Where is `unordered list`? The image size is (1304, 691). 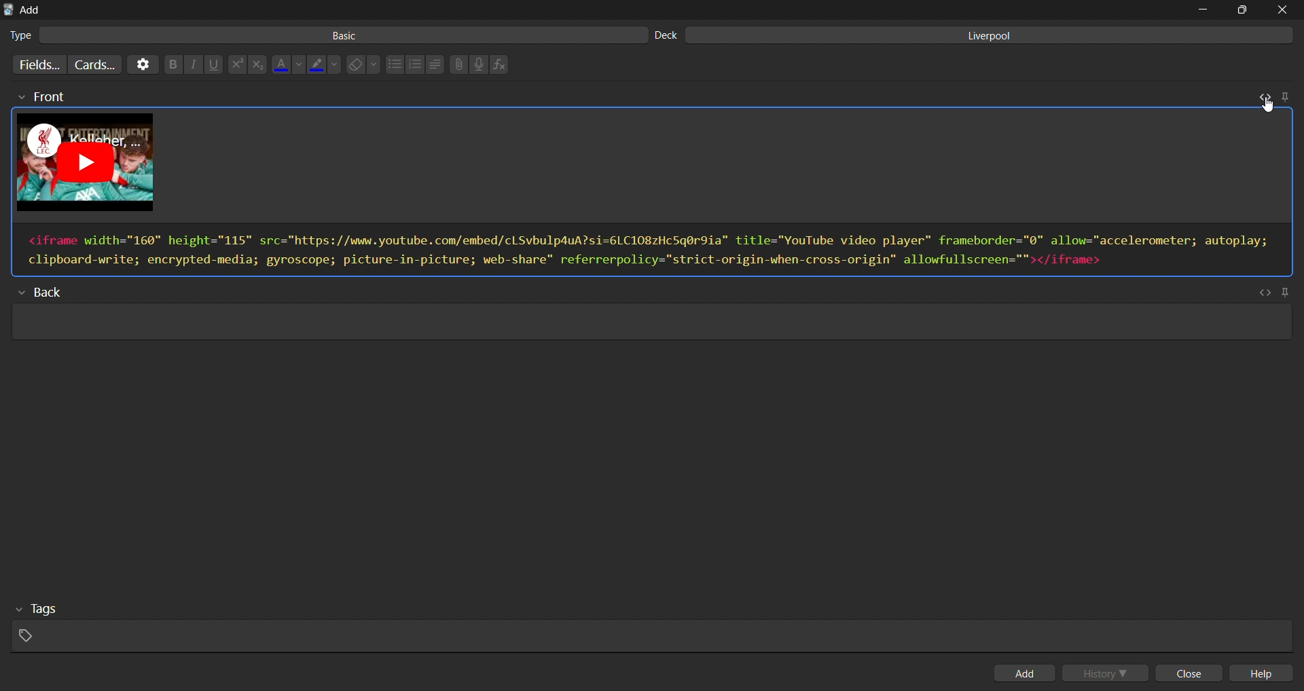 unordered list is located at coordinates (394, 65).